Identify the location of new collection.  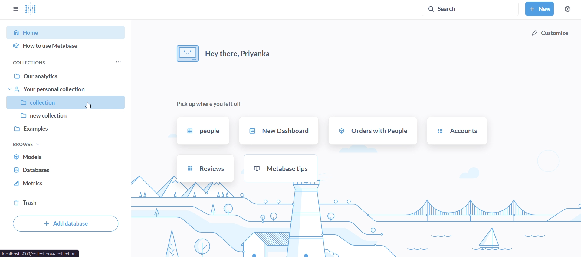
(66, 116).